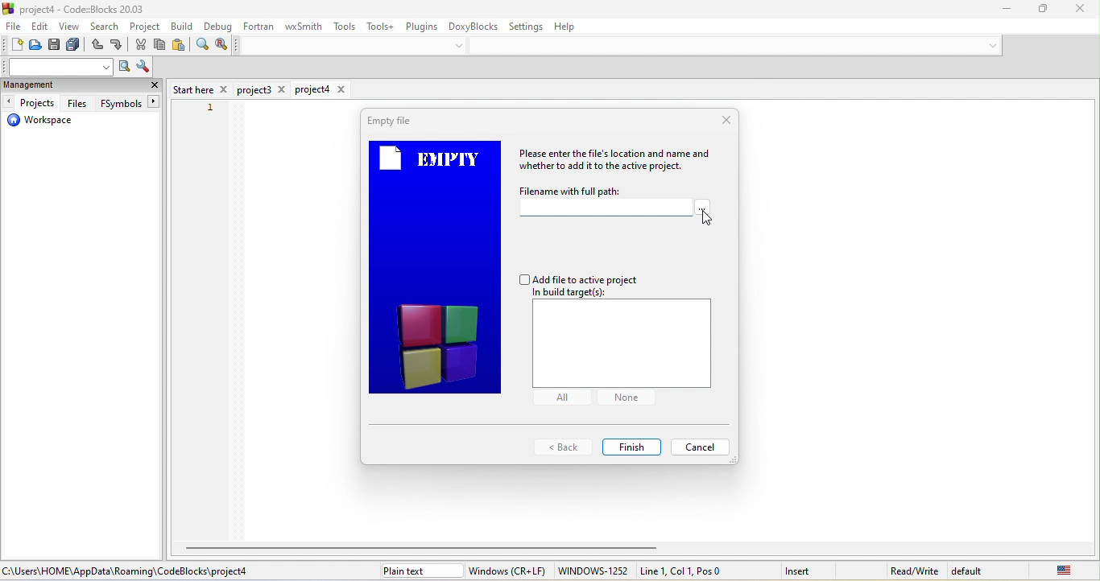  I want to click on united state, so click(1052, 570).